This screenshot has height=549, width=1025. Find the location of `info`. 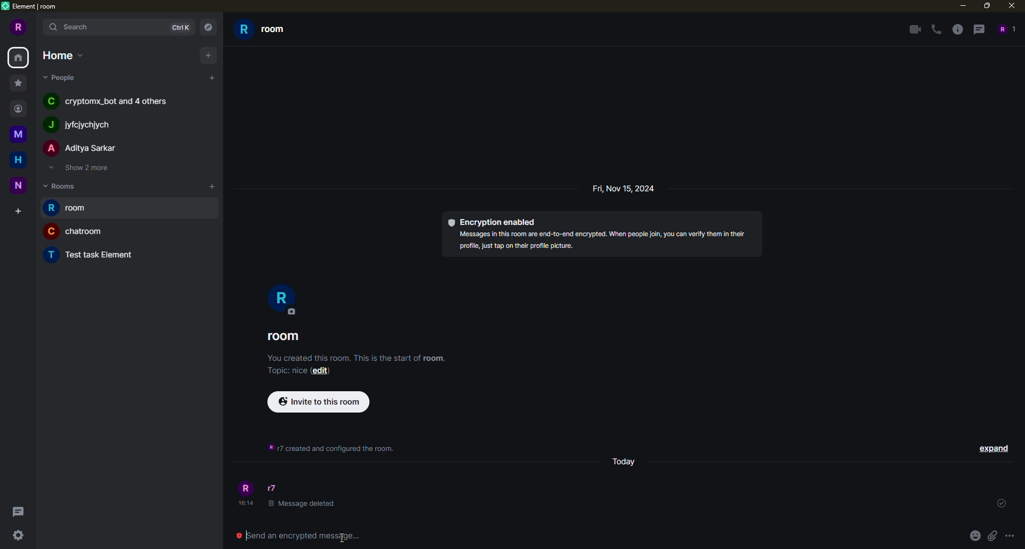

info is located at coordinates (956, 29).